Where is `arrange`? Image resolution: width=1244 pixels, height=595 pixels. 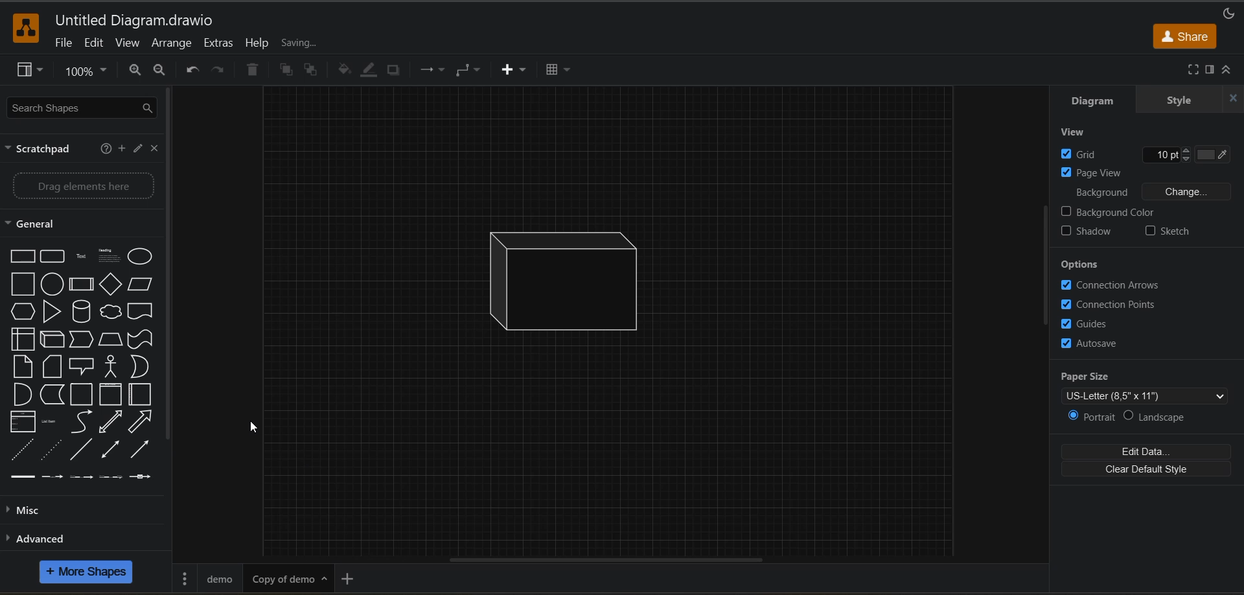 arrange is located at coordinates (173, 43).